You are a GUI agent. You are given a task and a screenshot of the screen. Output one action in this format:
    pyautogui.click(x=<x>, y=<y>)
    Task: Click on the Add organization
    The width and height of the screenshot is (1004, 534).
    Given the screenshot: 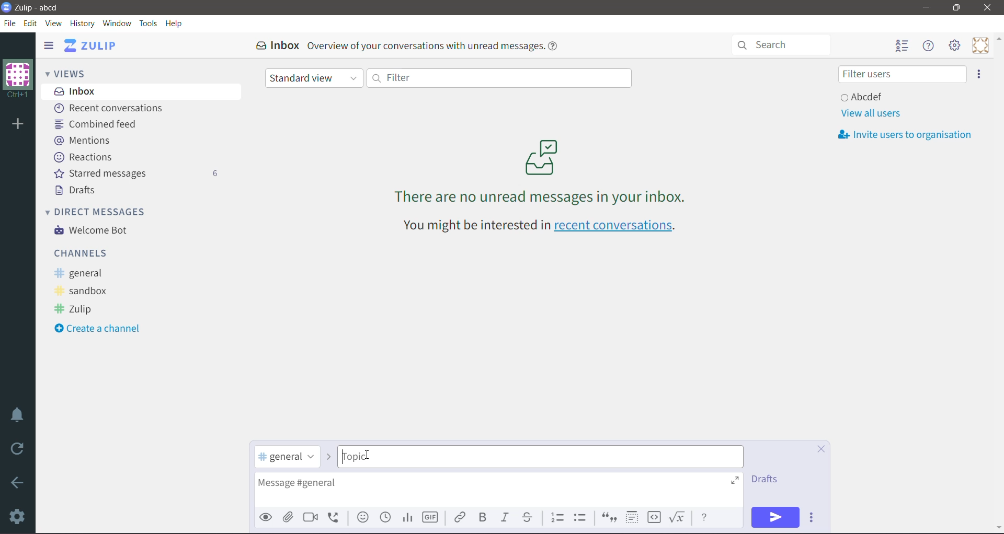 What is the action you would take?
    pyautogui.click(x=17, y=125)
    